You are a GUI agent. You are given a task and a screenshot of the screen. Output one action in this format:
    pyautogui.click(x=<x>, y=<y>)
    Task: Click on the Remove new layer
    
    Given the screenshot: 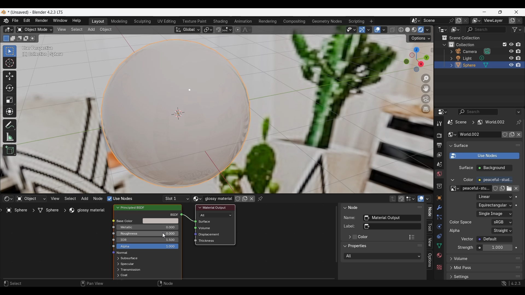 What is the action you would take?
    pyautogui.click(x=519, y=21)
    